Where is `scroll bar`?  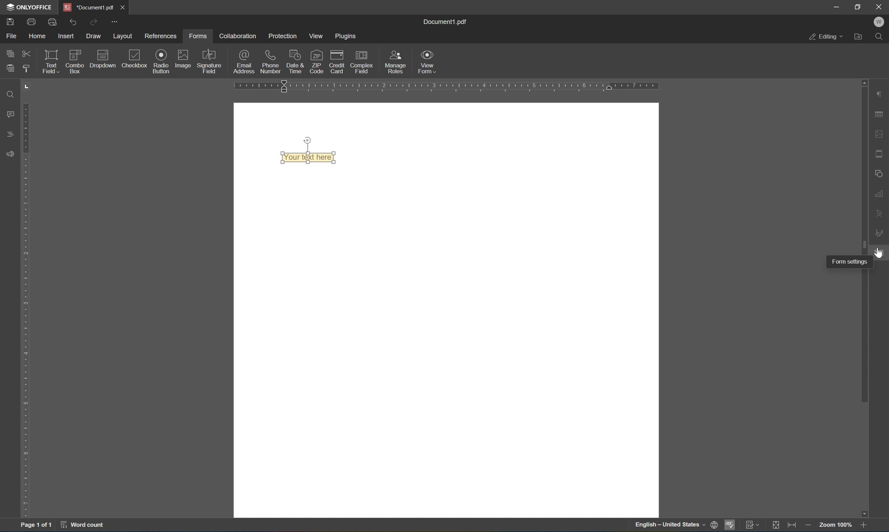
scroll bar is located at coordinates (863, 170).